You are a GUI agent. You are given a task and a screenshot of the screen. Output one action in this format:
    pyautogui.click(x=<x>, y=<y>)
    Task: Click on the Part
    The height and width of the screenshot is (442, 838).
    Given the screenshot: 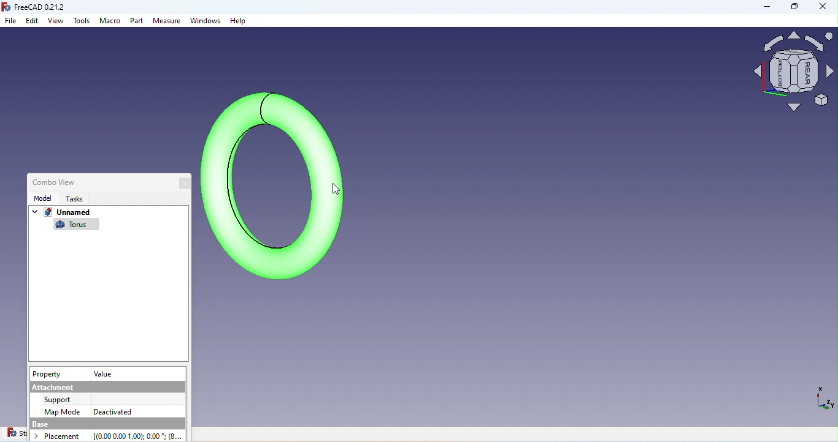 What is the action you would take?
    pyautogui.click(x=137, y=22)
    